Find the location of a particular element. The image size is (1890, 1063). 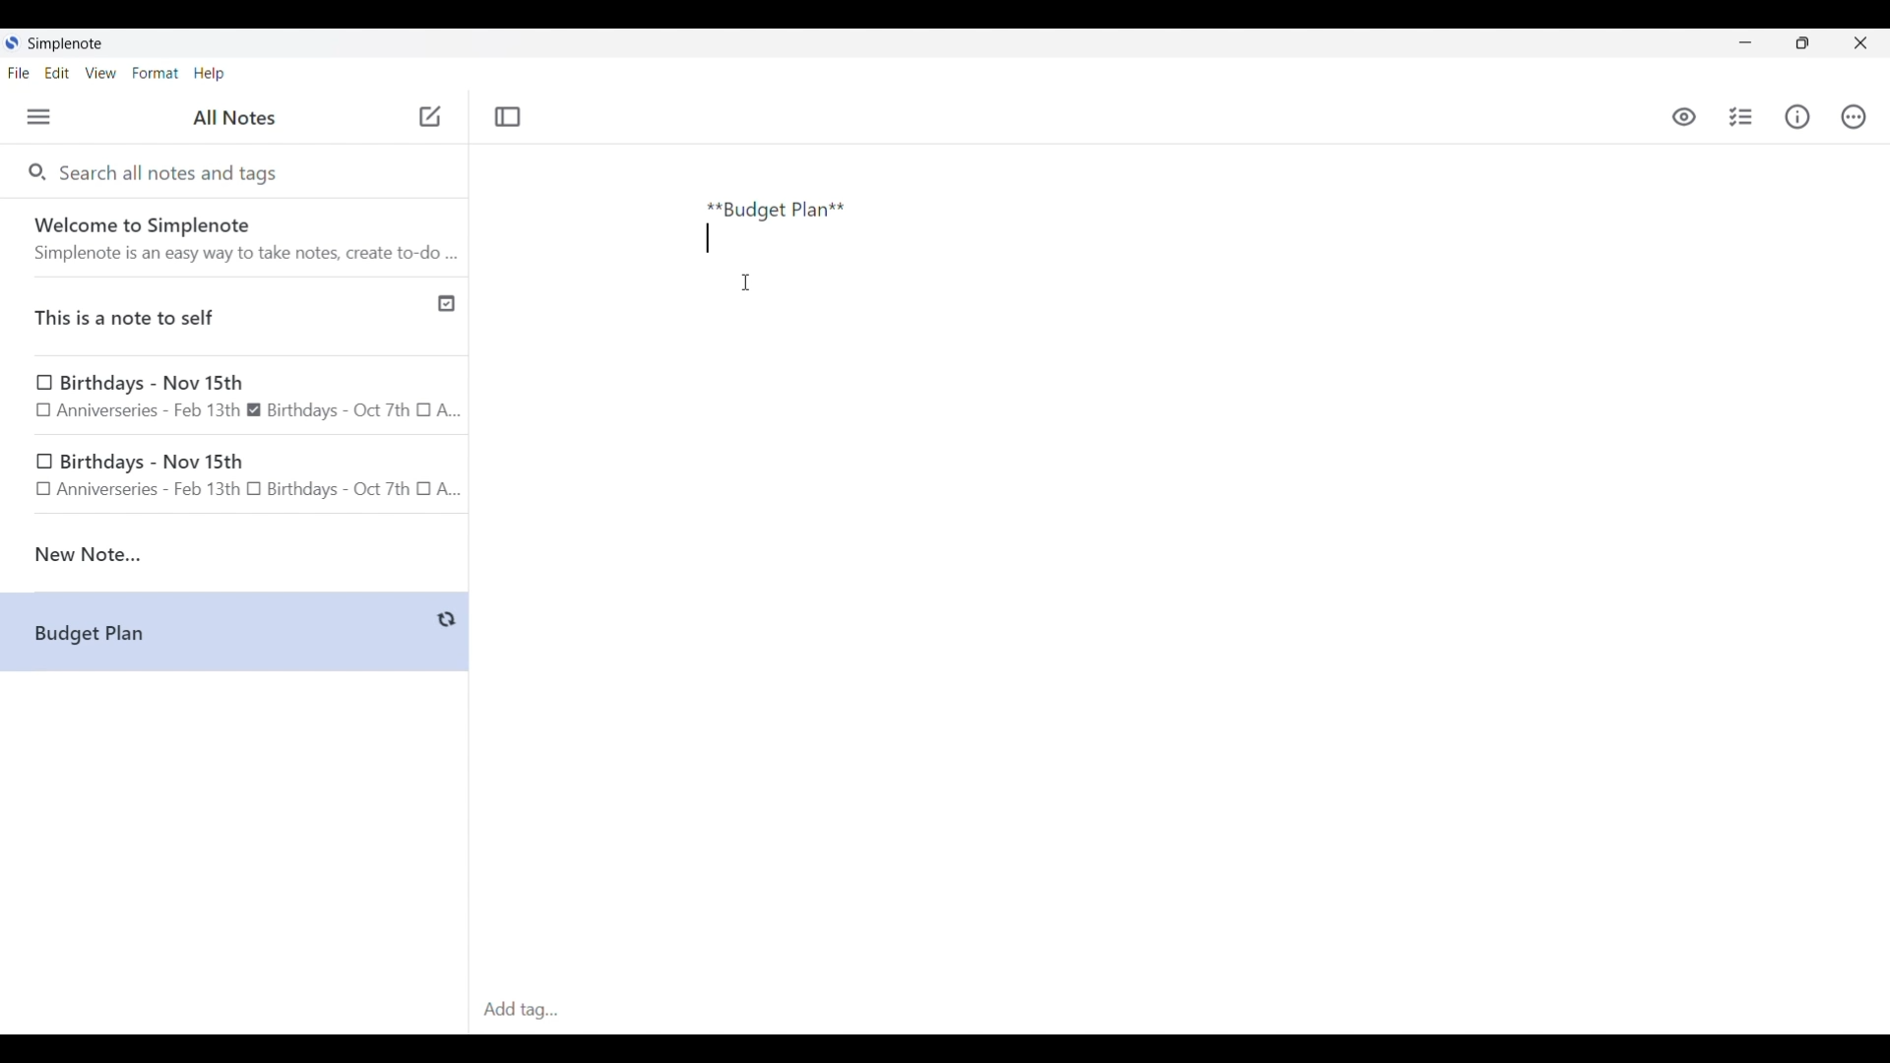

Edit menu is located at coordinates (58, 72).